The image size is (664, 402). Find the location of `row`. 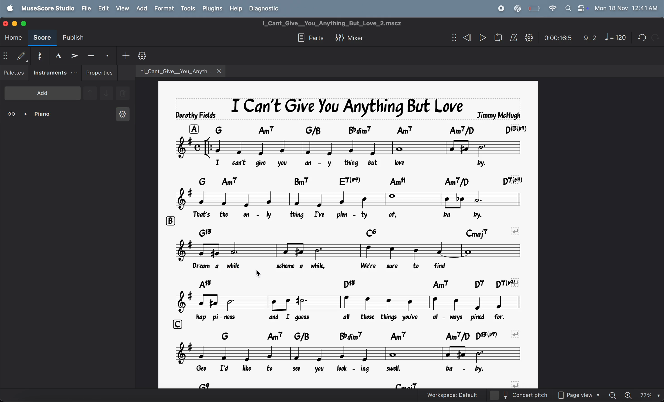

row is located at coordinates (194, 130).